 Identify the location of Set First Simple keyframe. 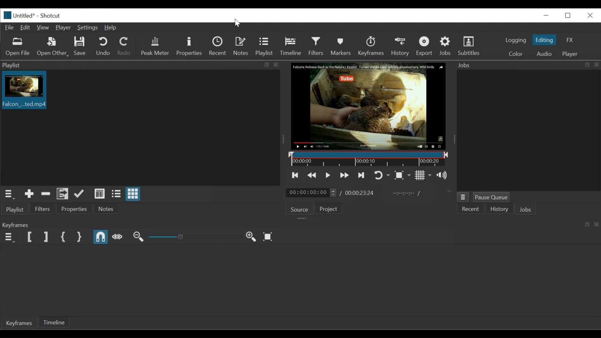
(63, 237).